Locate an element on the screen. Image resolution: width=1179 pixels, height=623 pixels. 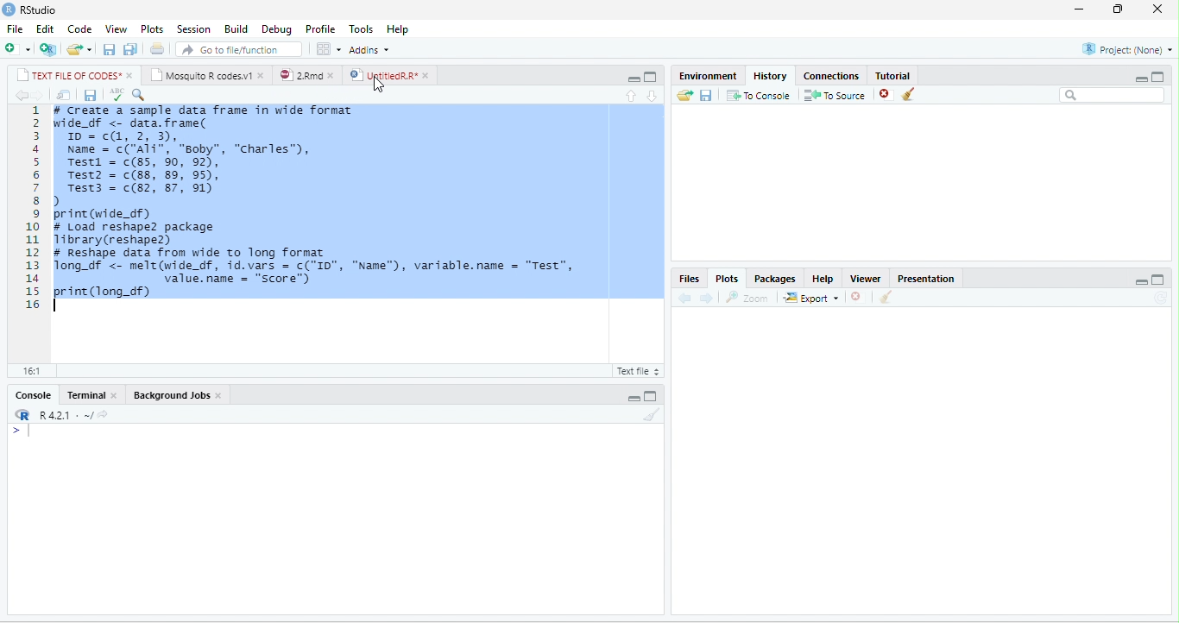
back is located at coordinates (685, 299).